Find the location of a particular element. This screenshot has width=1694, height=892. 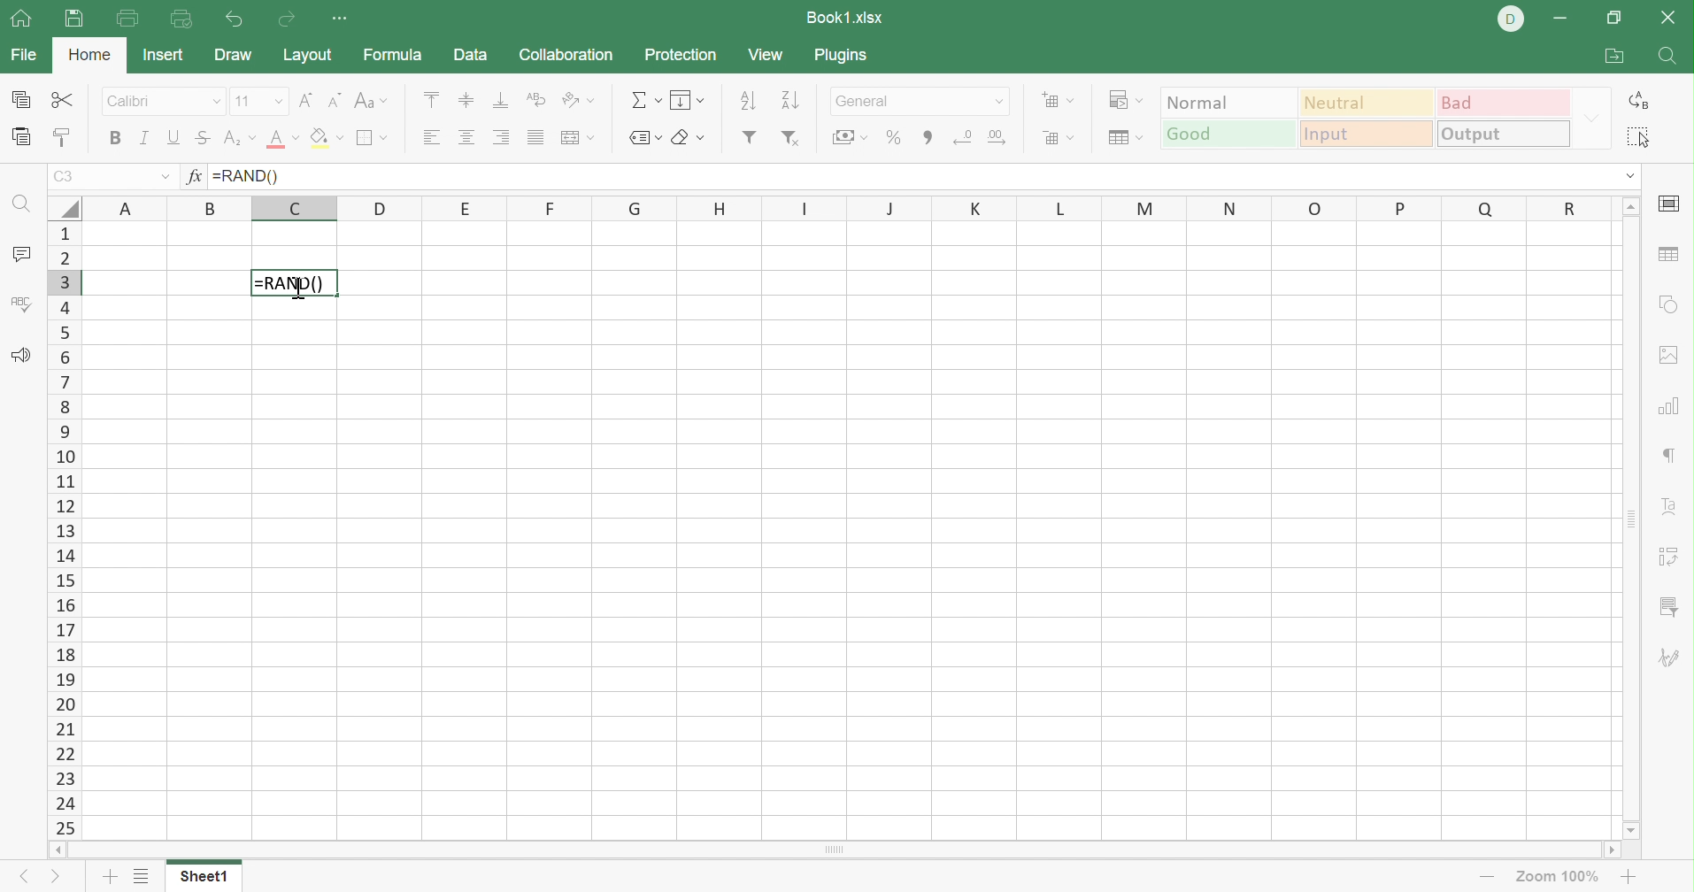

Cell settings is located at coordinates (1670, 204).